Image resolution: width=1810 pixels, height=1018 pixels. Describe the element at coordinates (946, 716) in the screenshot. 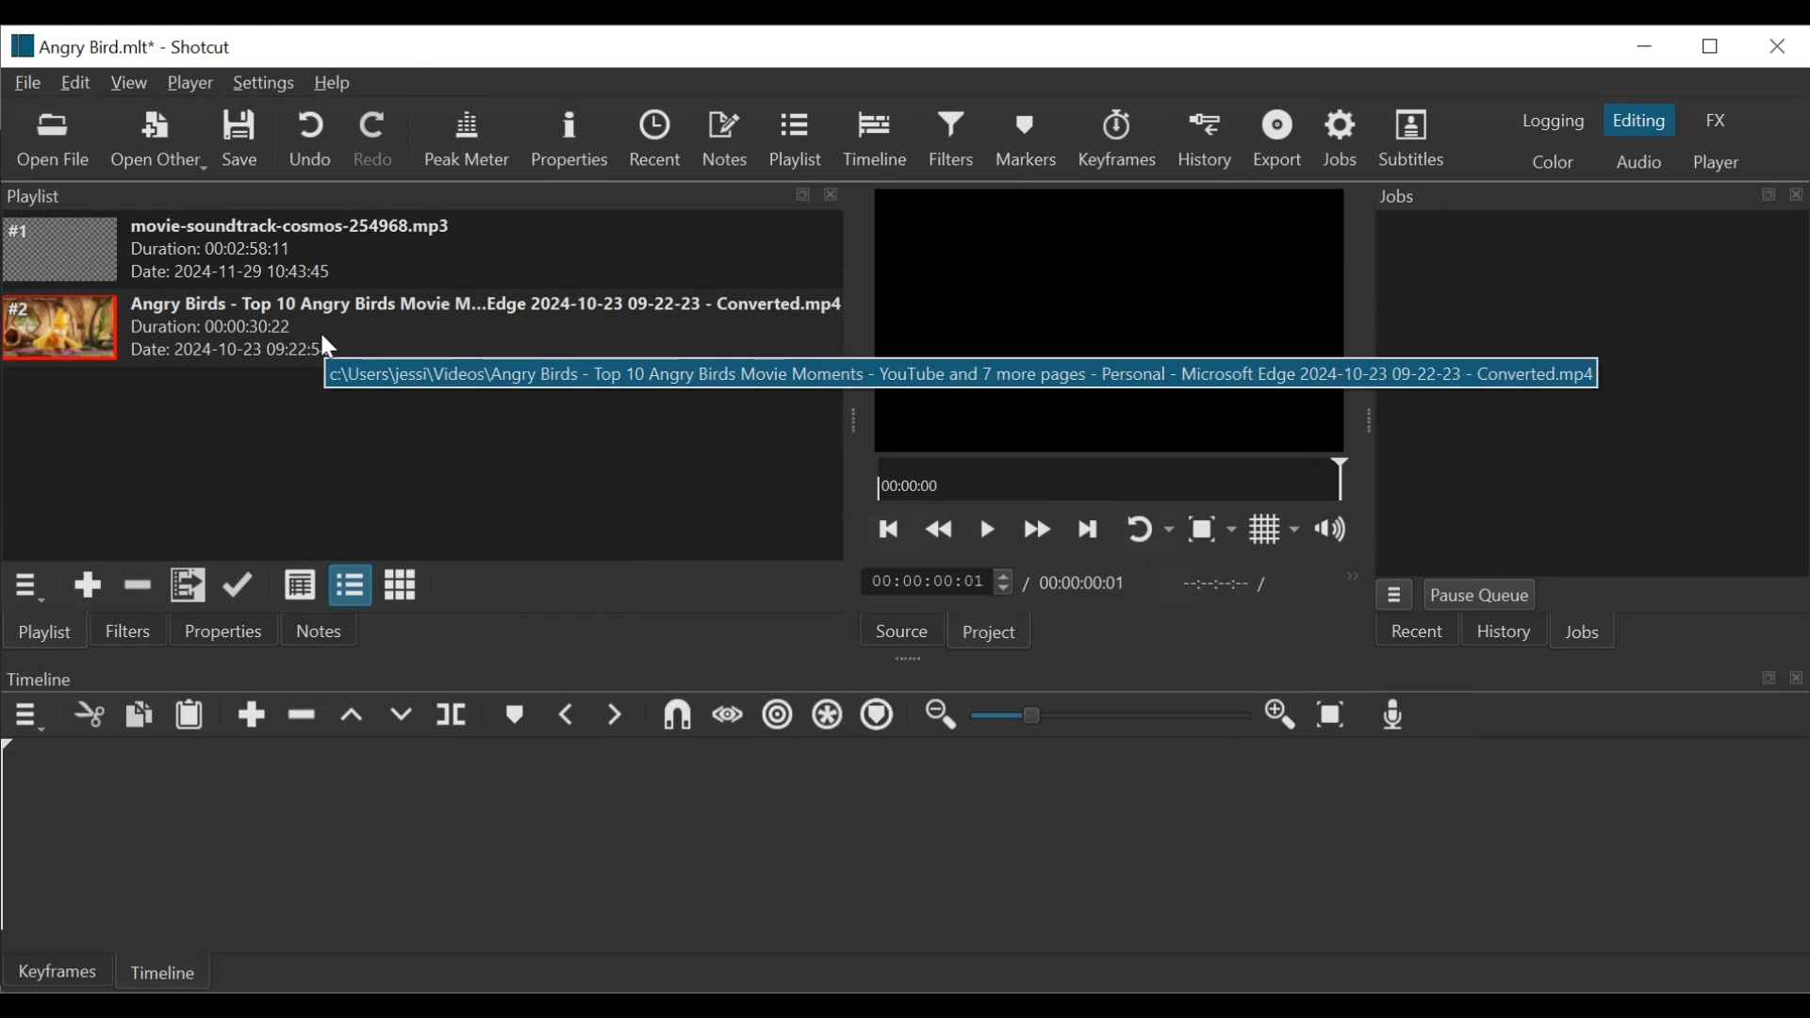

I see `Zoom timeline out` at that location.